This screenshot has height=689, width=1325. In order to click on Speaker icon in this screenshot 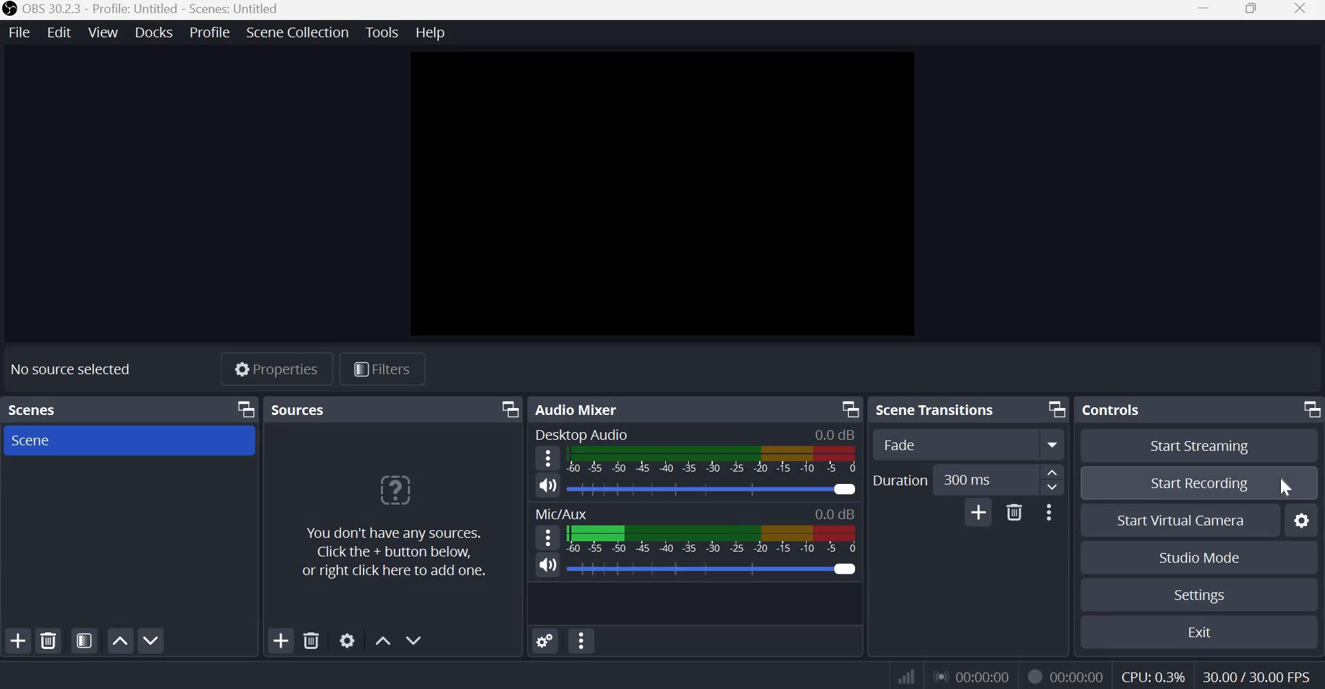, I will do `click(549, 565)`.